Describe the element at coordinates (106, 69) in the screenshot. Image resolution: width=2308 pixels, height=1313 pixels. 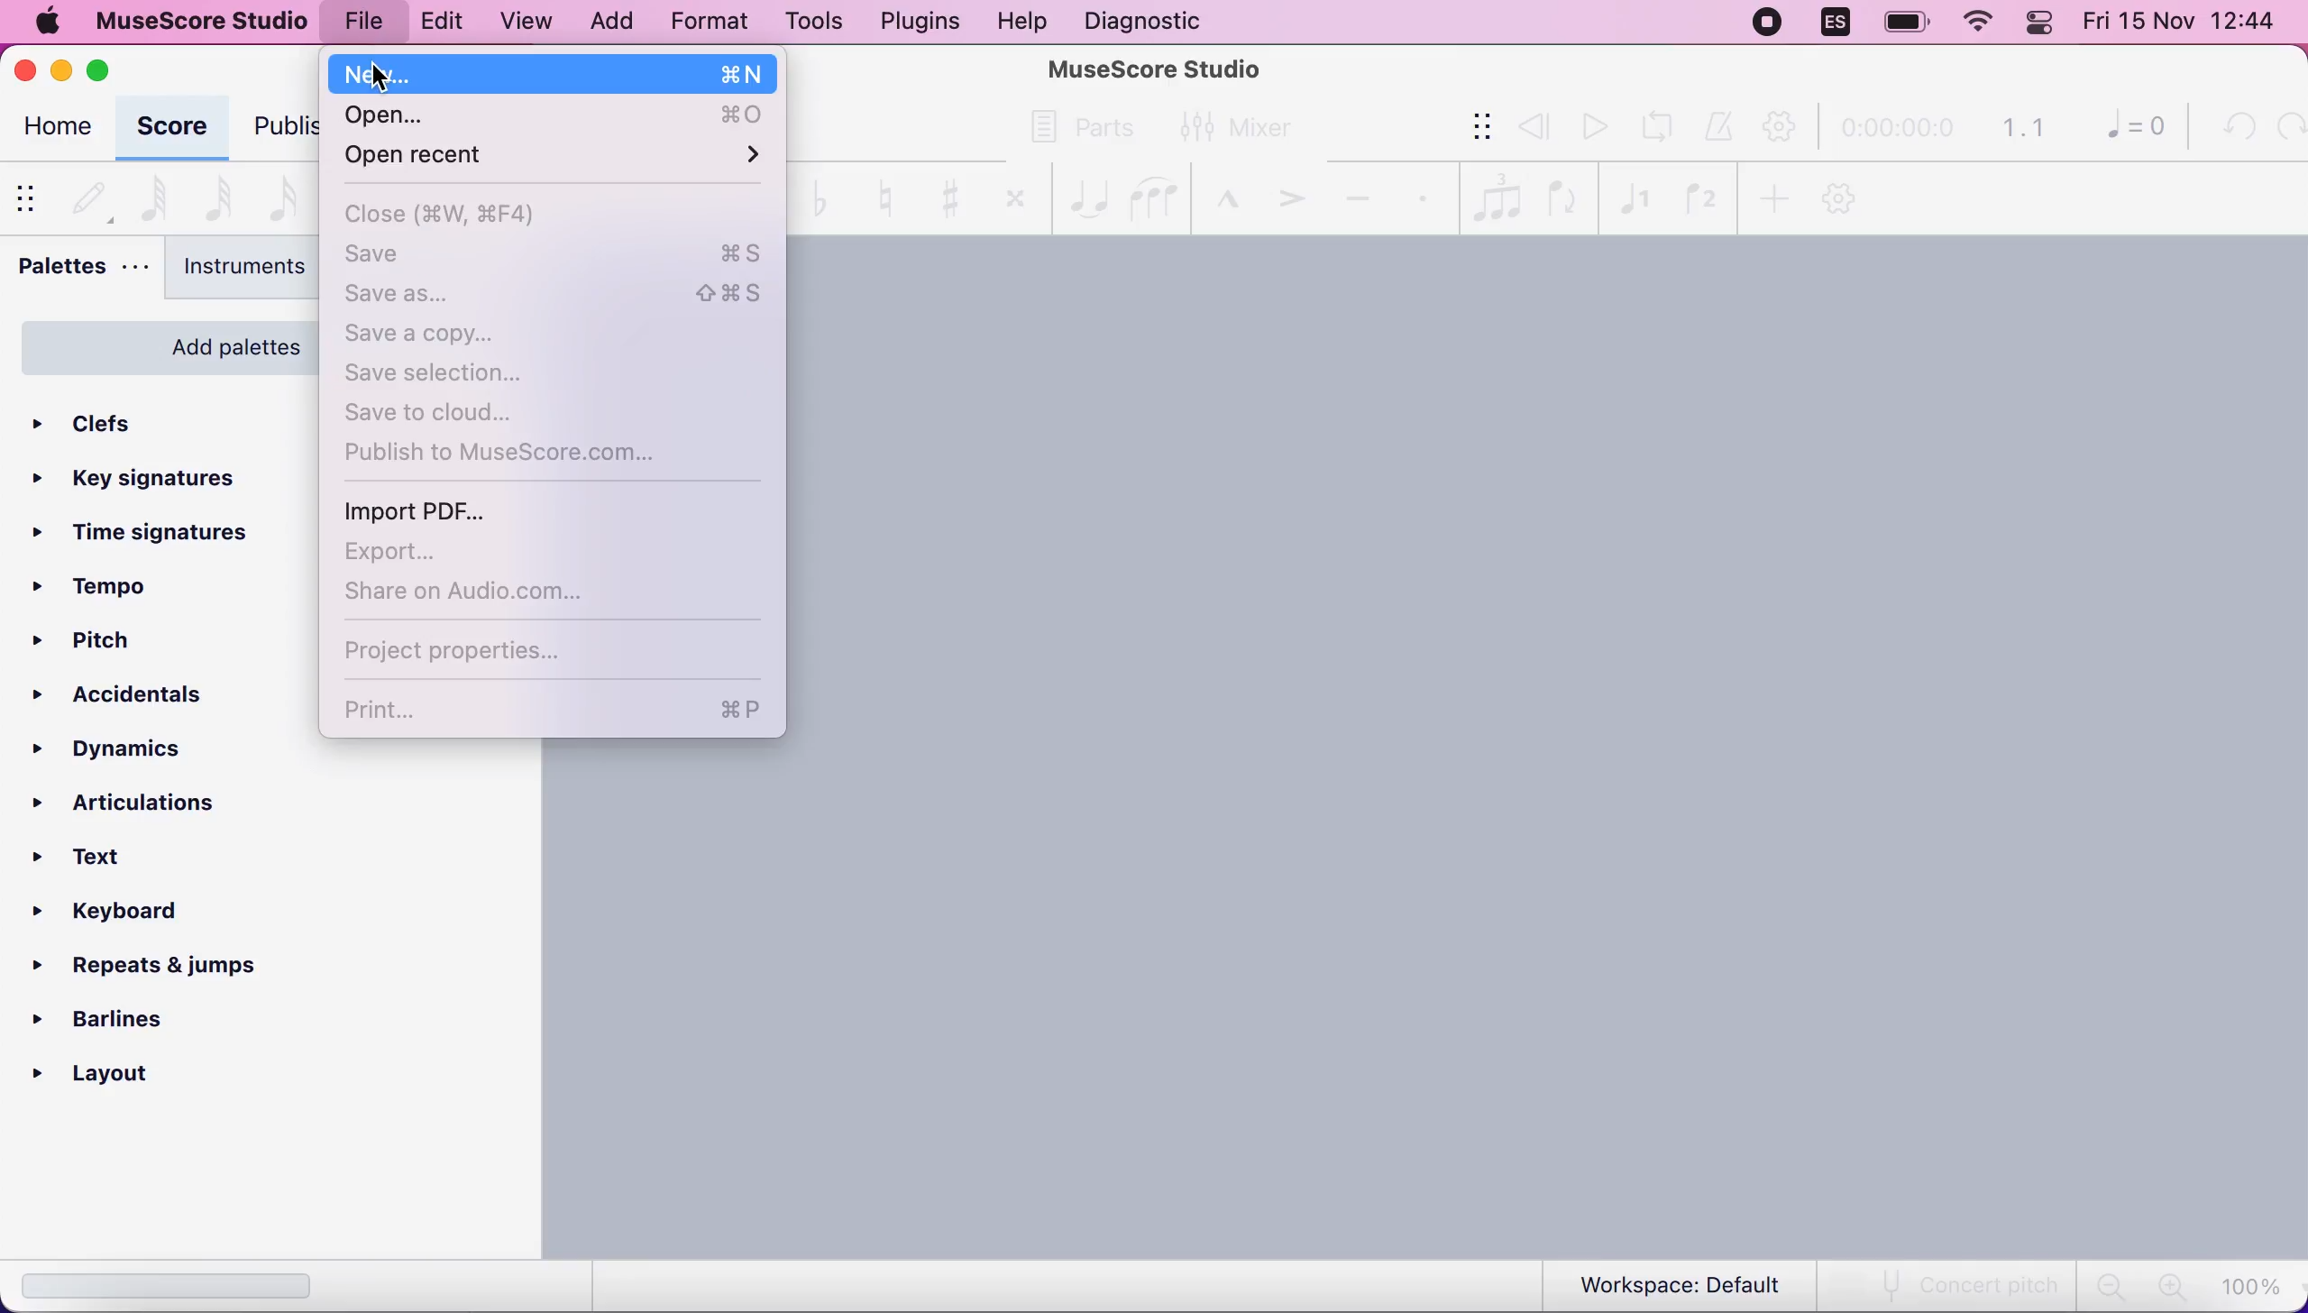
I see `maximize` at that location.